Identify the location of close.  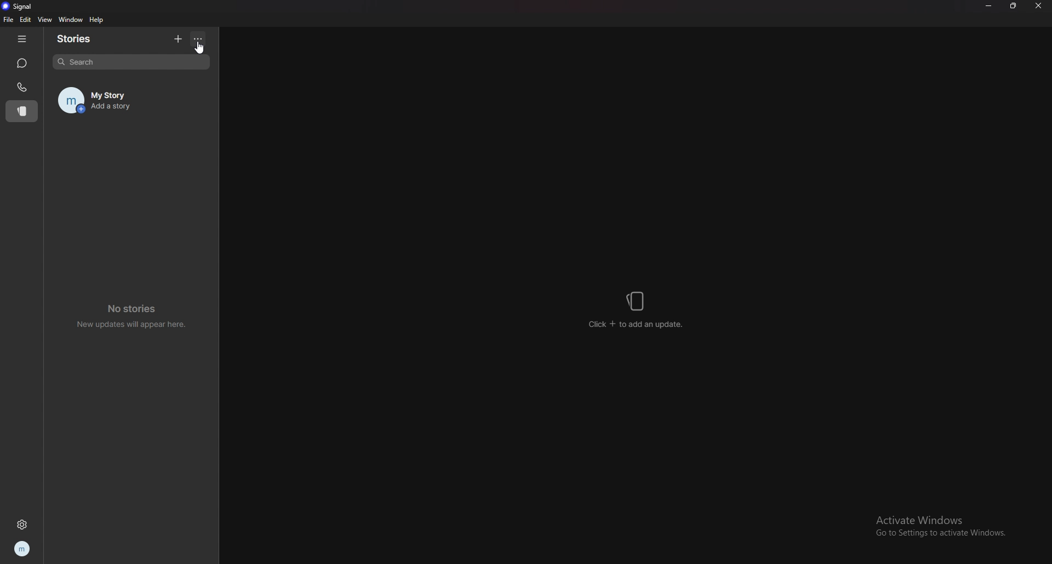
(1038, 6).